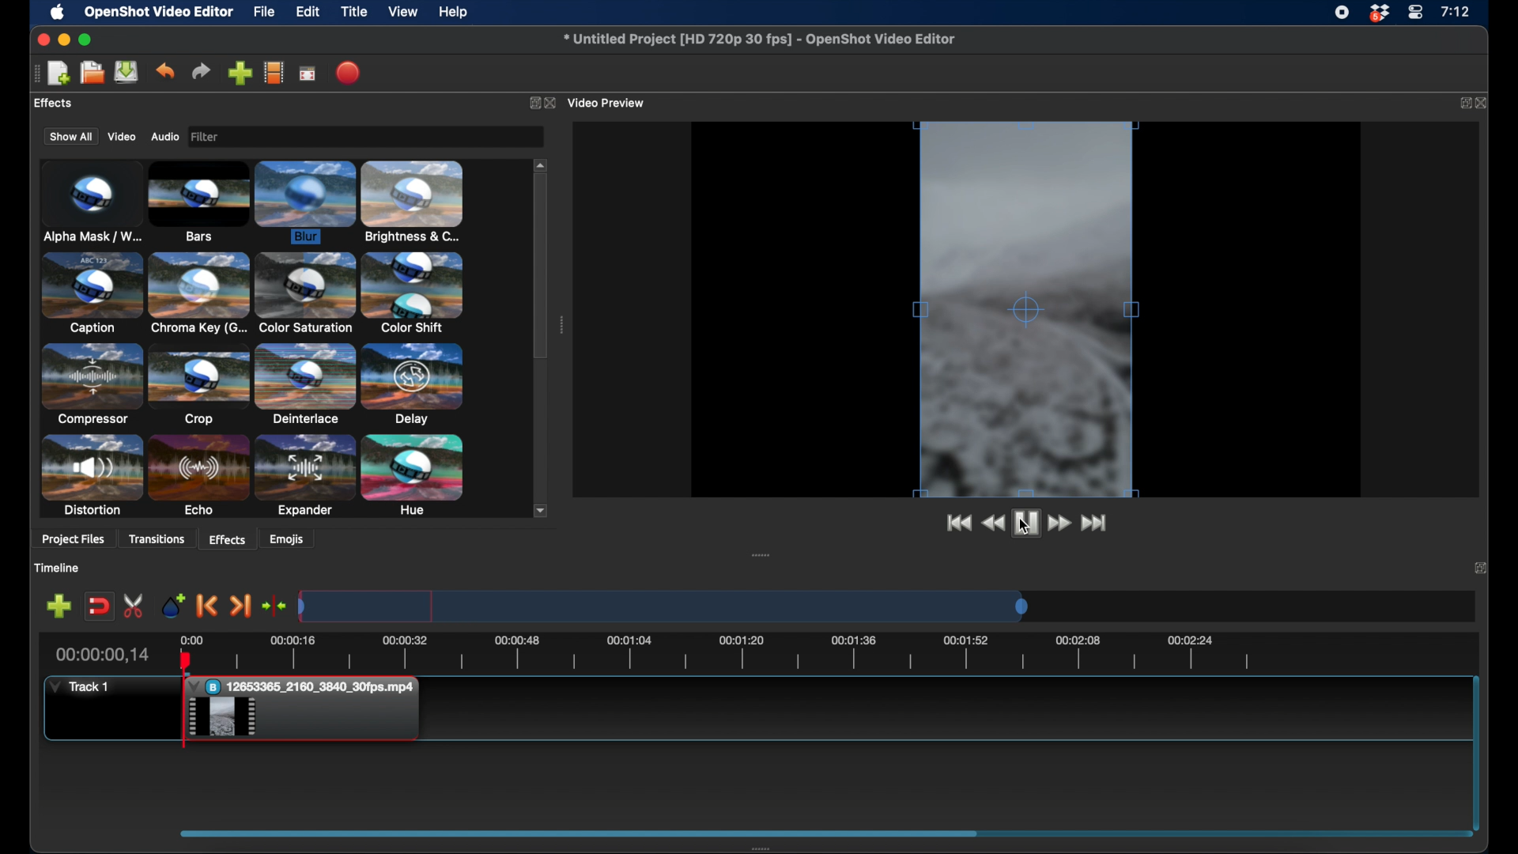  What do you see at coordinates (288, 538) in the screenshot?
I see `emojis` at bounding box center [288, 538].